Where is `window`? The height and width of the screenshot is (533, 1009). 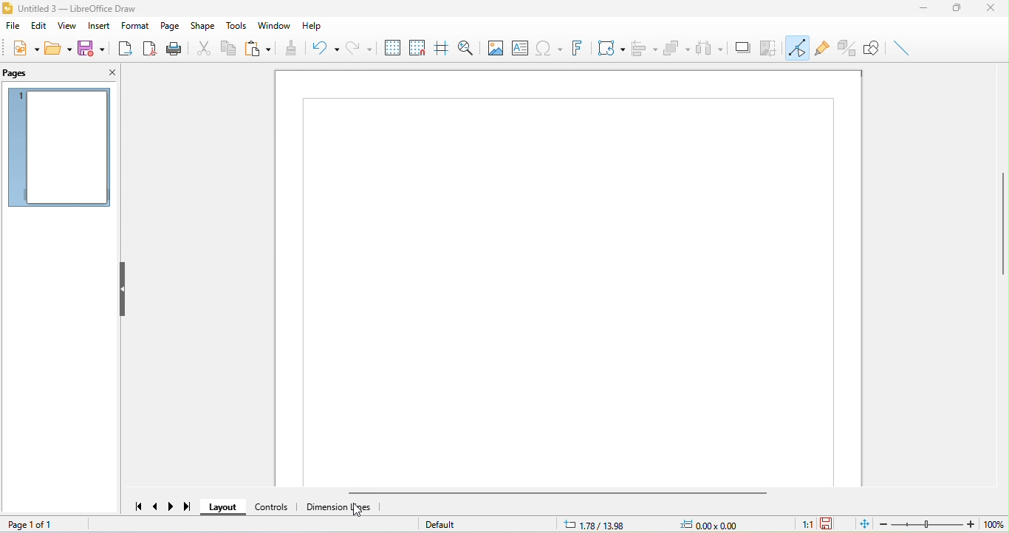
window is located at coordinates (276, 25).